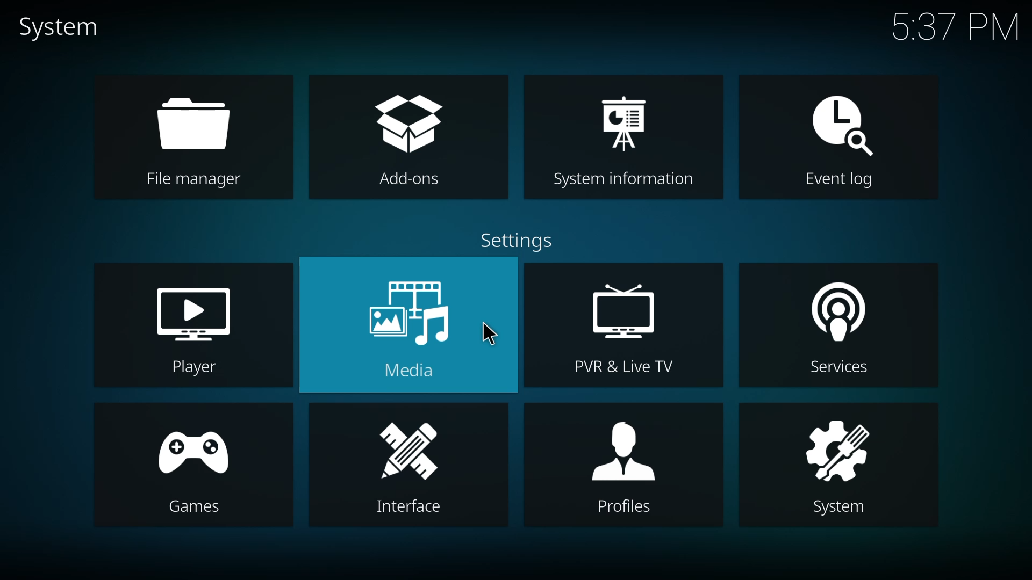 Image resolution: width=1032 pixels, height=580 pixels. Describe the element at coordinates (842, 120) in the screenshot. I see `event log` at that location.